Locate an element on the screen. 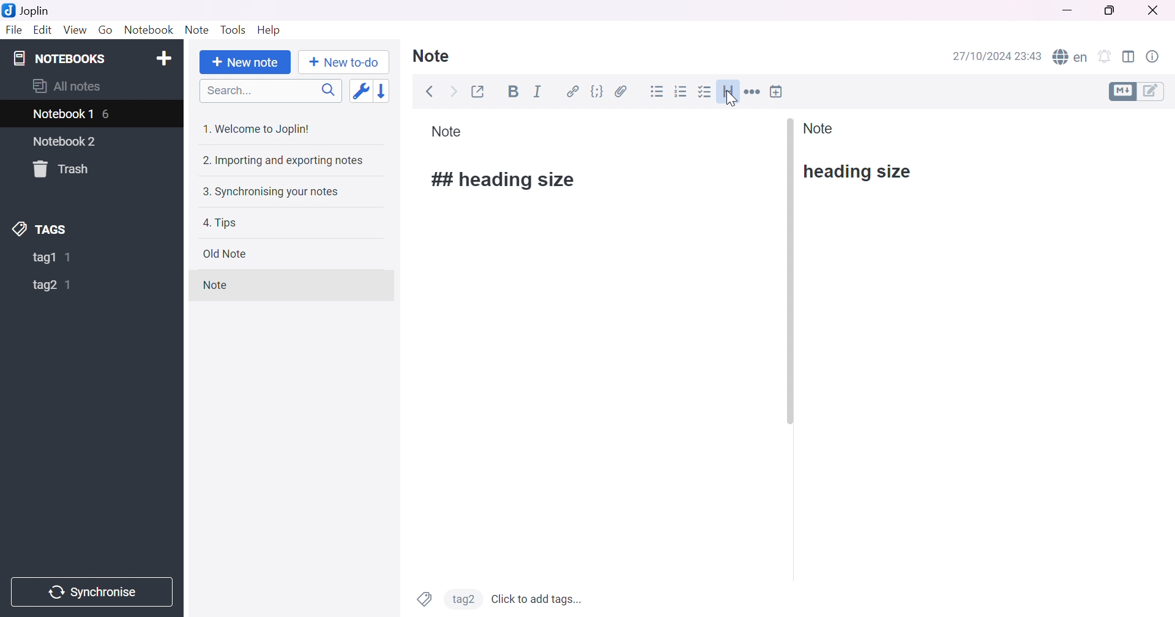 The width and height of the screenshot is (1175, 617). Toggle sort order field: custom -> updated date is located at coordinates (359, 90).